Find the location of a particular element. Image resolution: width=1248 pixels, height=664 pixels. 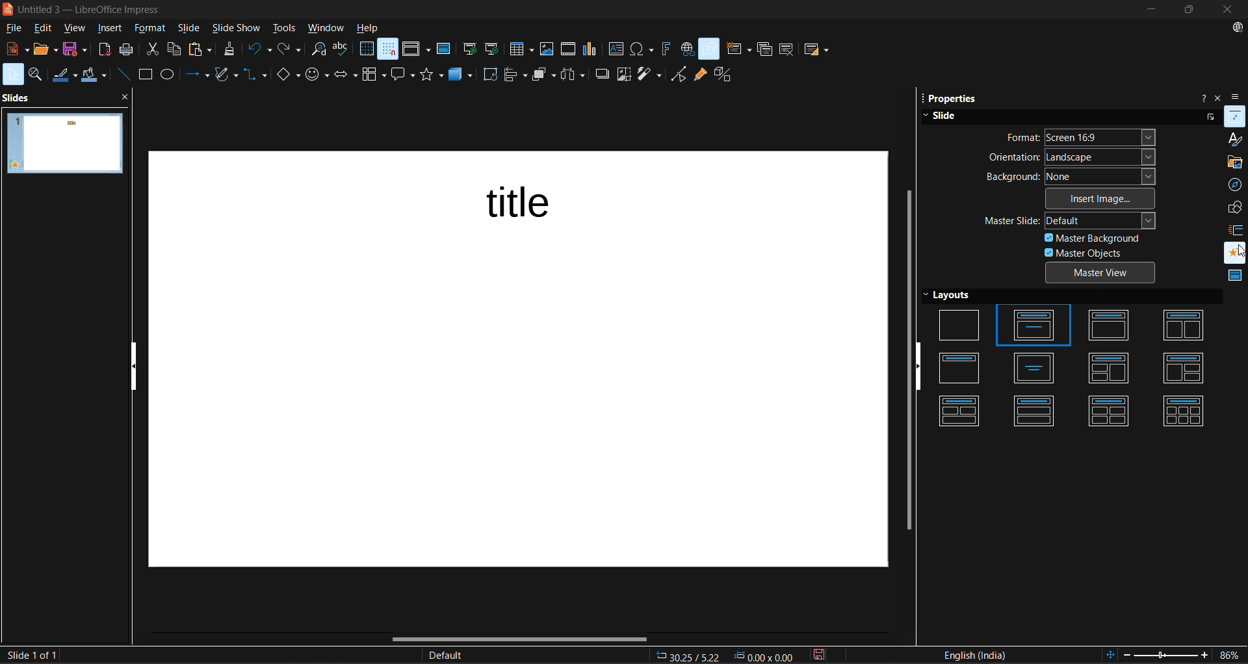

slide details is located at coordinates (31, 655).